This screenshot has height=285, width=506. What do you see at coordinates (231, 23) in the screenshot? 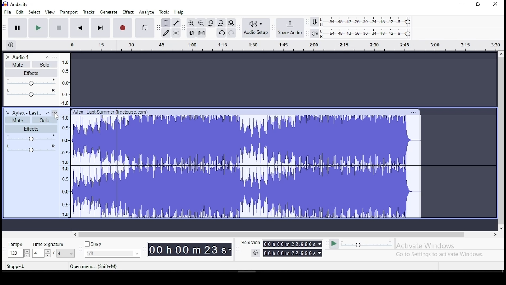
I see `zoom toggle` at bounding box center [231, 23].